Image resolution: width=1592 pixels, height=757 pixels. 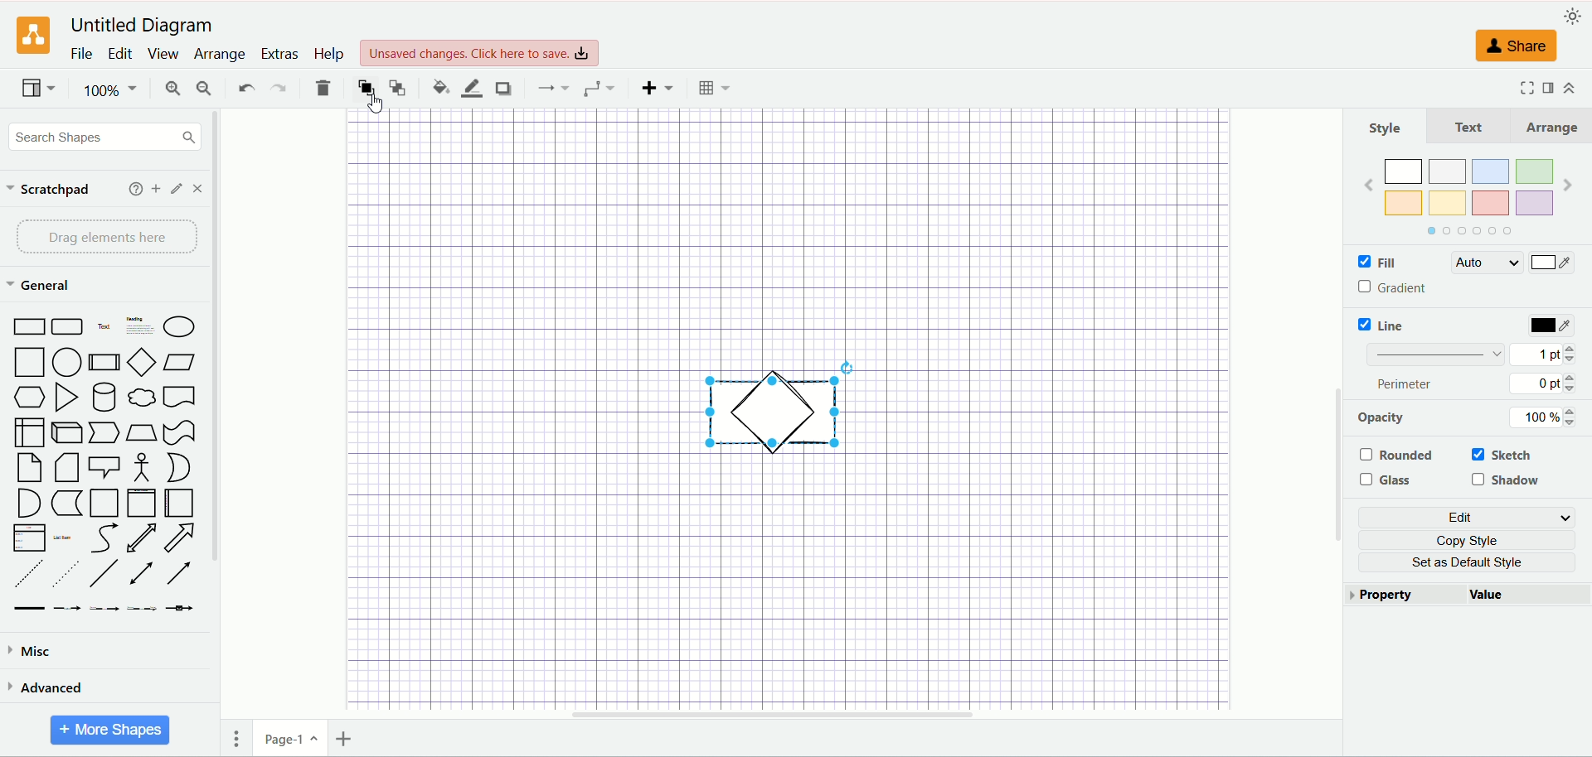 What do you see at coordinates (104, 137) in the screenshot?
I see `search shapes` at bounding box center [104, 137].